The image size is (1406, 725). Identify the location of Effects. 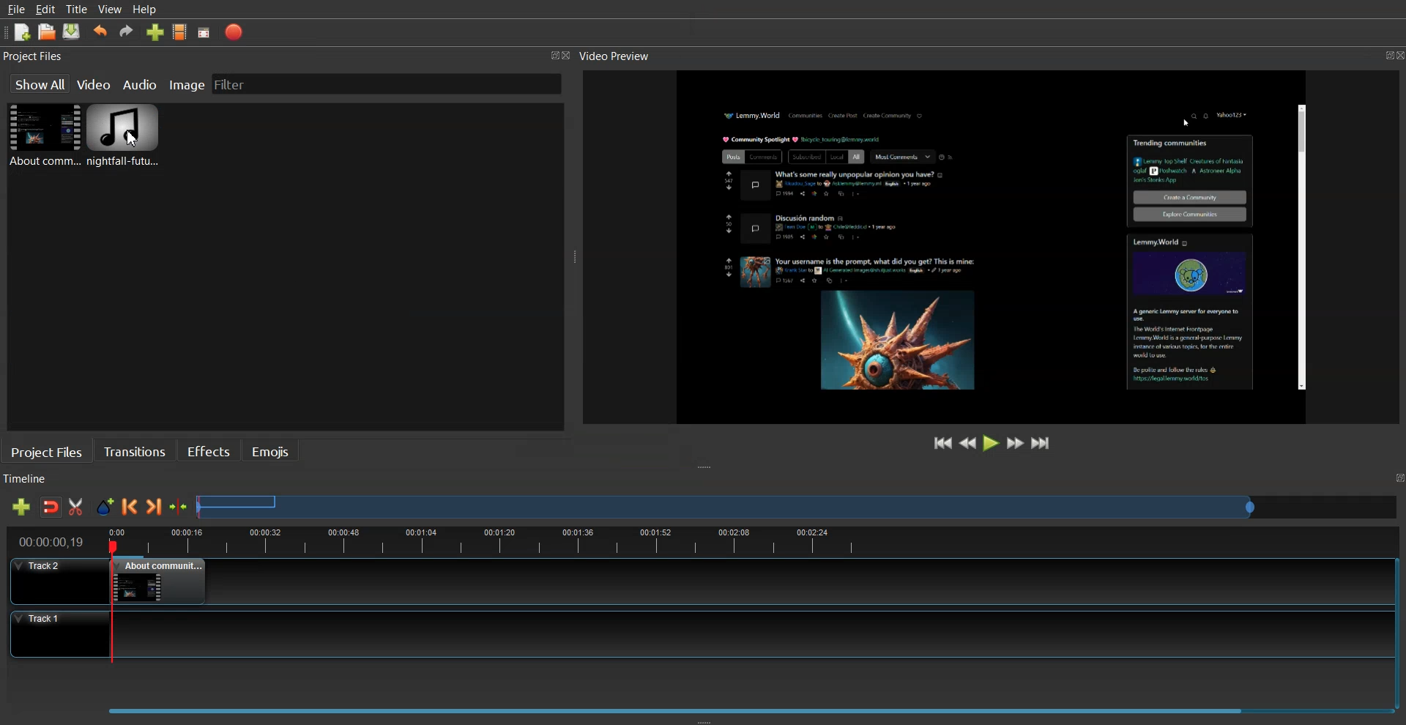
(208, 450).